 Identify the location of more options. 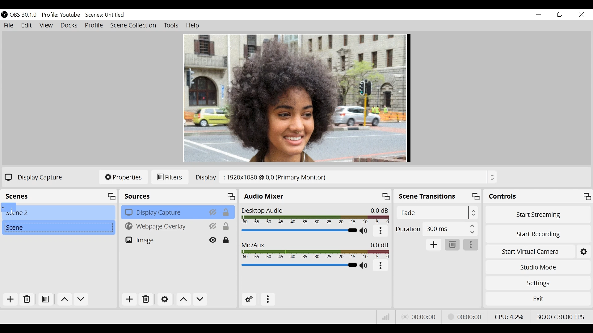
(267, 299).